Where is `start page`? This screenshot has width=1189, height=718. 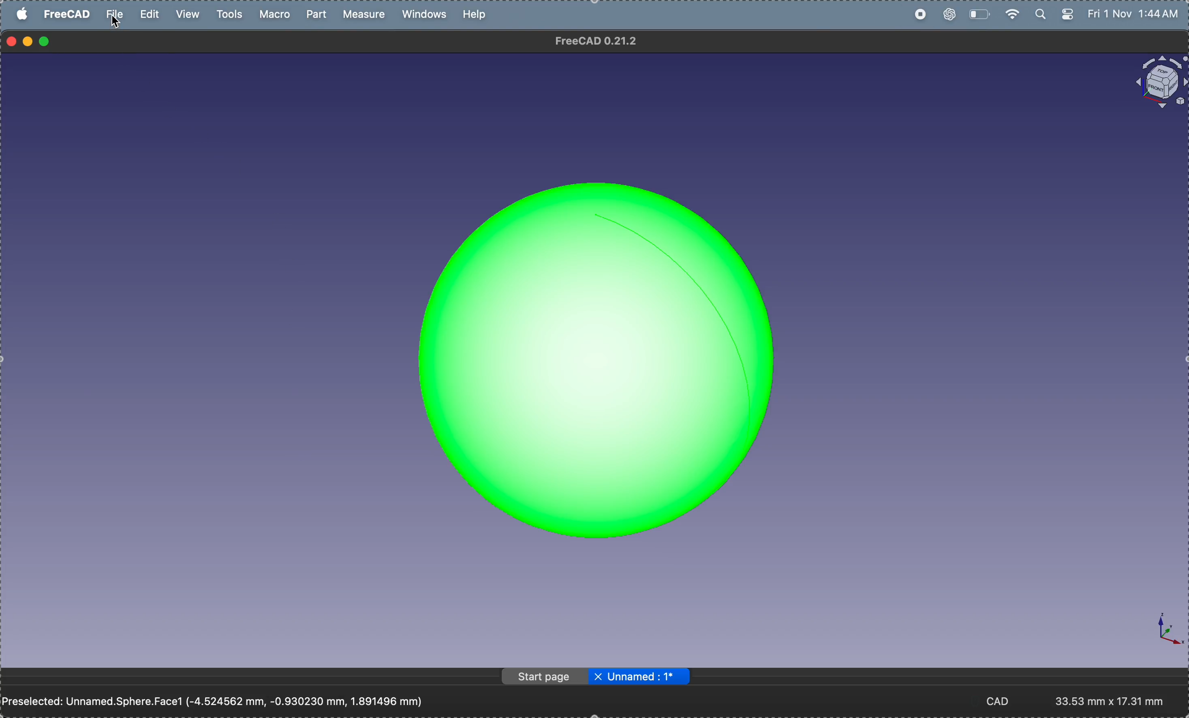
start page is located at coordinates (541, 676).